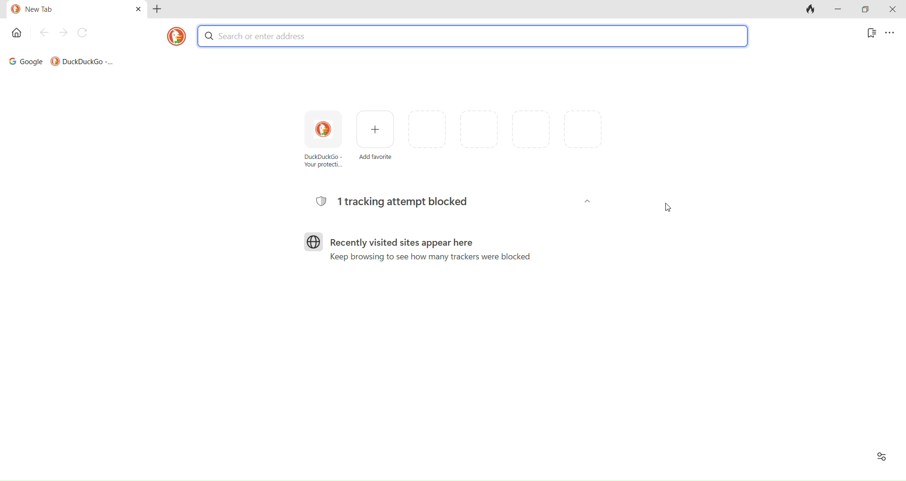 This screenshot has height=481, width=906. Describe the element at coordinates (880, 459) in the screenshot. I see `favorites and recent activity` at that location.